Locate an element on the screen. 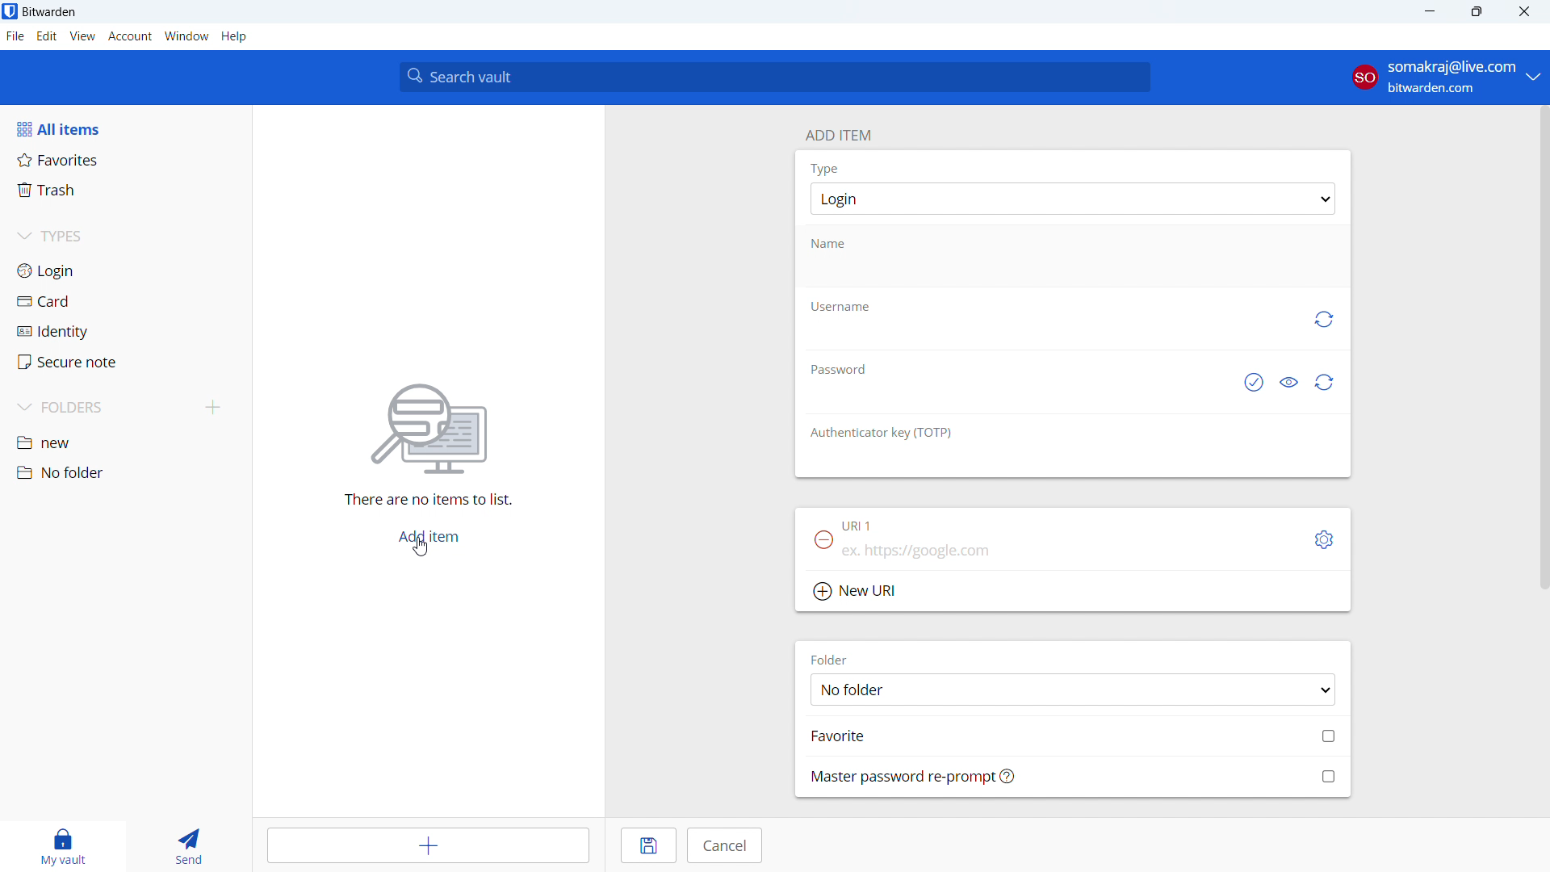 This screenshot has width=1550, height=872. otp is located at coordinates (883, 432).